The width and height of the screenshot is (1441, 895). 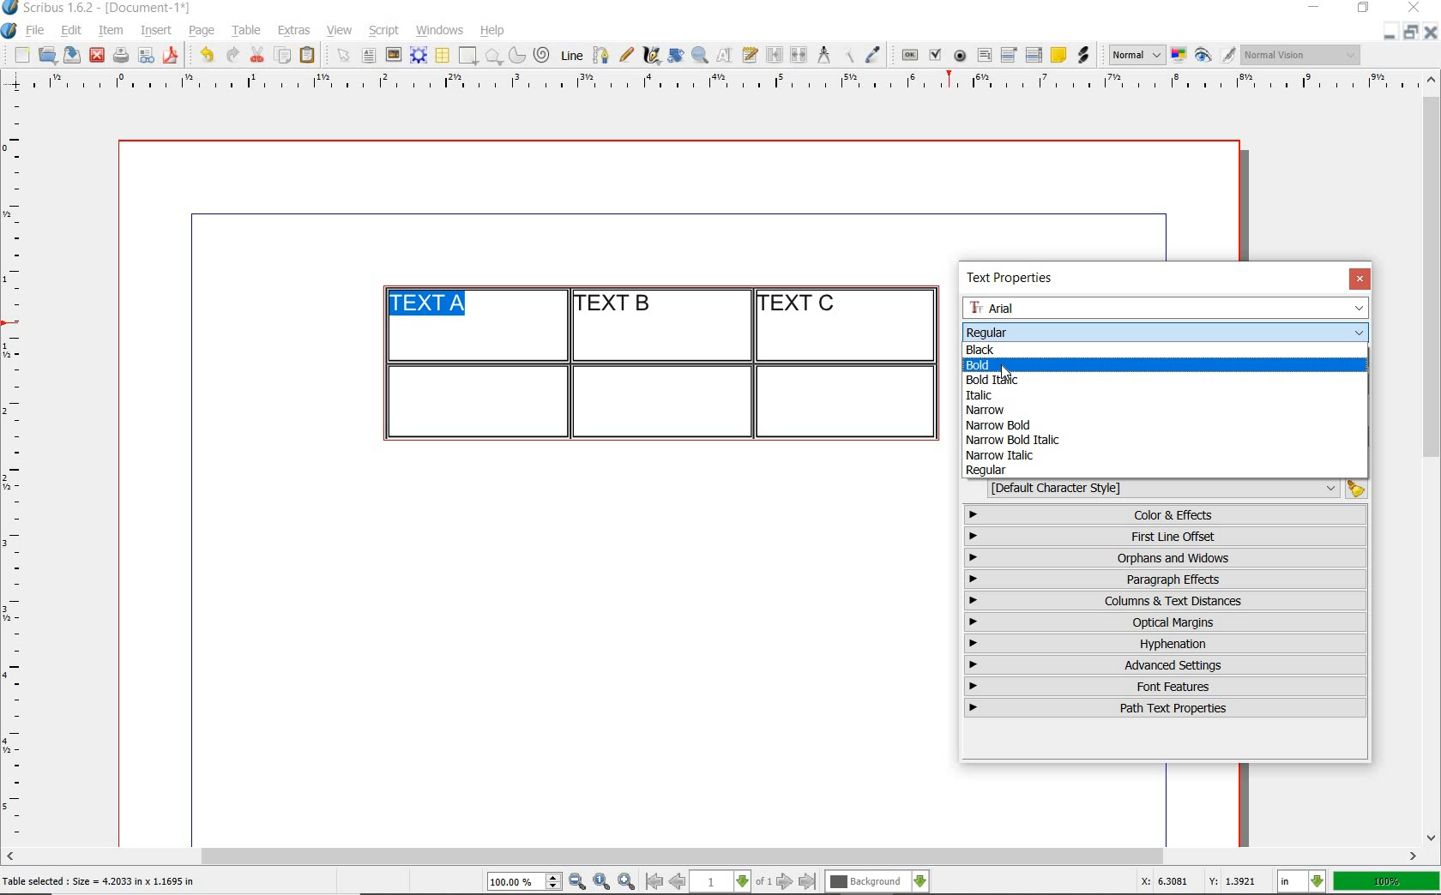 I want to click on zoom in or zoom out, so click(x=700, y=55).